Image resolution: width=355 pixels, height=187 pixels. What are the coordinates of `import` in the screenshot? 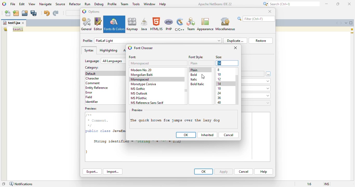 It's located at (113, 172).